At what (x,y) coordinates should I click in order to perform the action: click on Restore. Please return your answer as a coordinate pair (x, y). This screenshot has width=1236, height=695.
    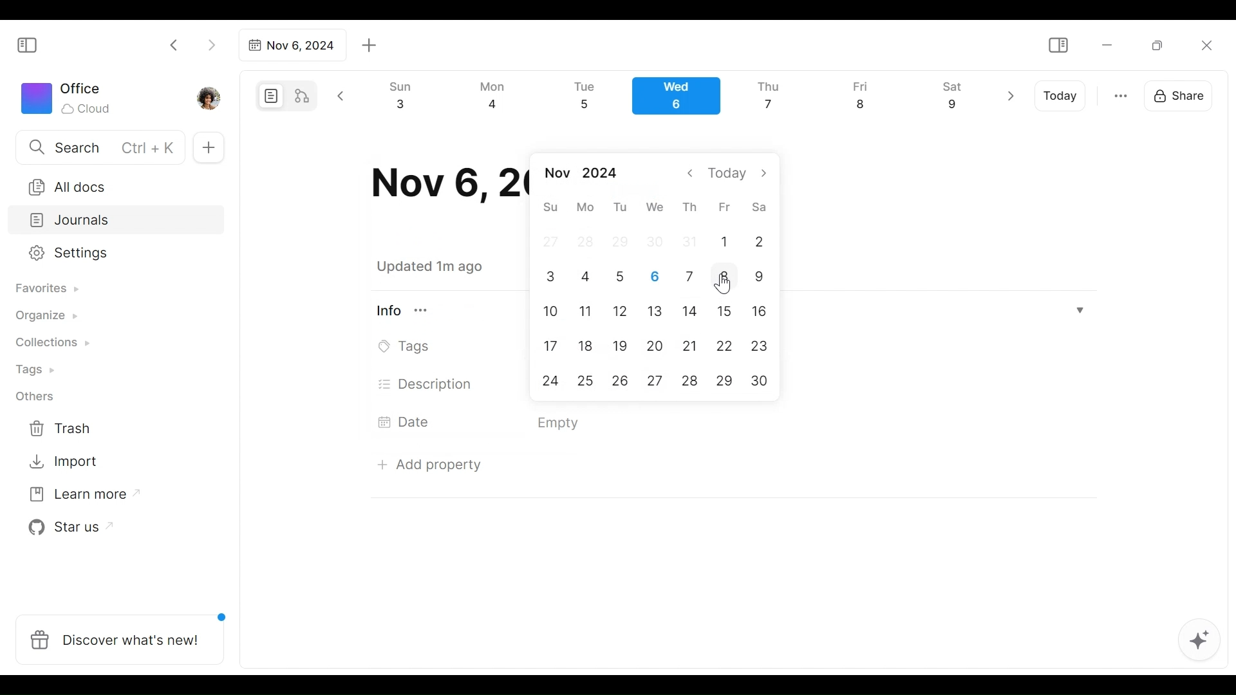
    Looking at the image, I should click on (1162, 44).